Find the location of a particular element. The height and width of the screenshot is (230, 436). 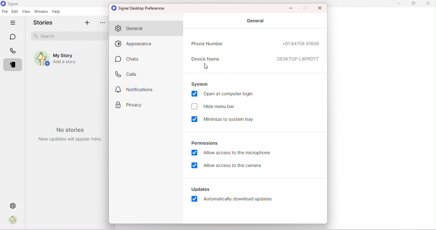

Hide is located at coordinates (14, 24).